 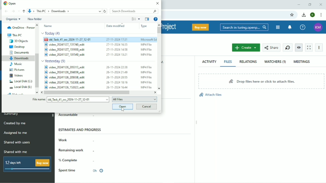 I want to click on Attach files, so click(x=210, y=96).